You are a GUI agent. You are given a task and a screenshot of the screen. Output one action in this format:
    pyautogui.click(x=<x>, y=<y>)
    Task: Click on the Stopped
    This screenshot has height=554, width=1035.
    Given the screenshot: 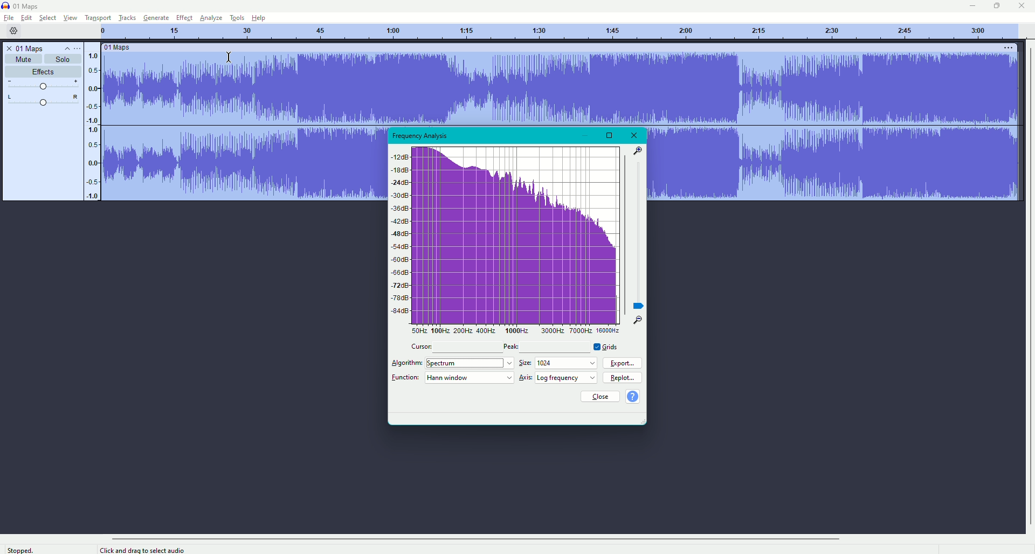 What is the action you would take?
    pyautogui.click(x=19, y=549)
    